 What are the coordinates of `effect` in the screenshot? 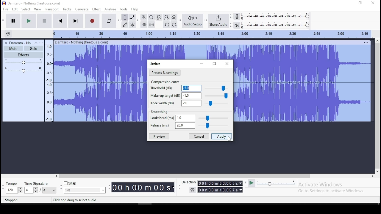 It's located at (96, 9).